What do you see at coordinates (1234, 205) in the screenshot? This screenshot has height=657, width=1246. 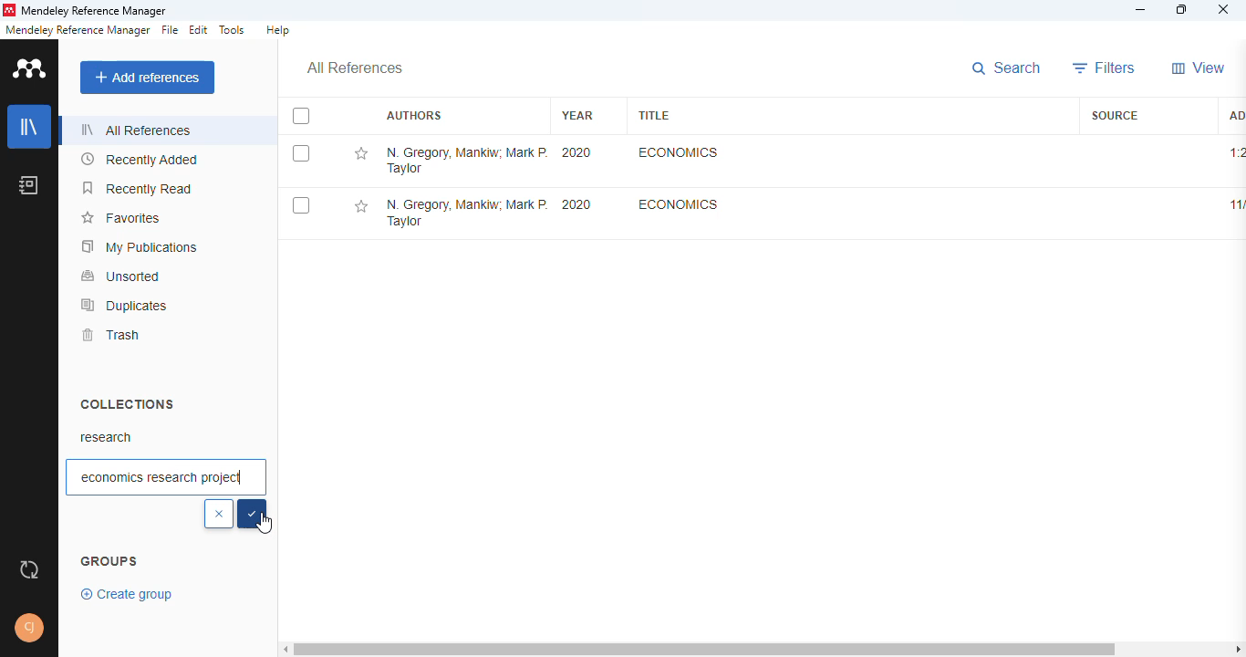 I see `11/` at bounding box center [1234, 205].